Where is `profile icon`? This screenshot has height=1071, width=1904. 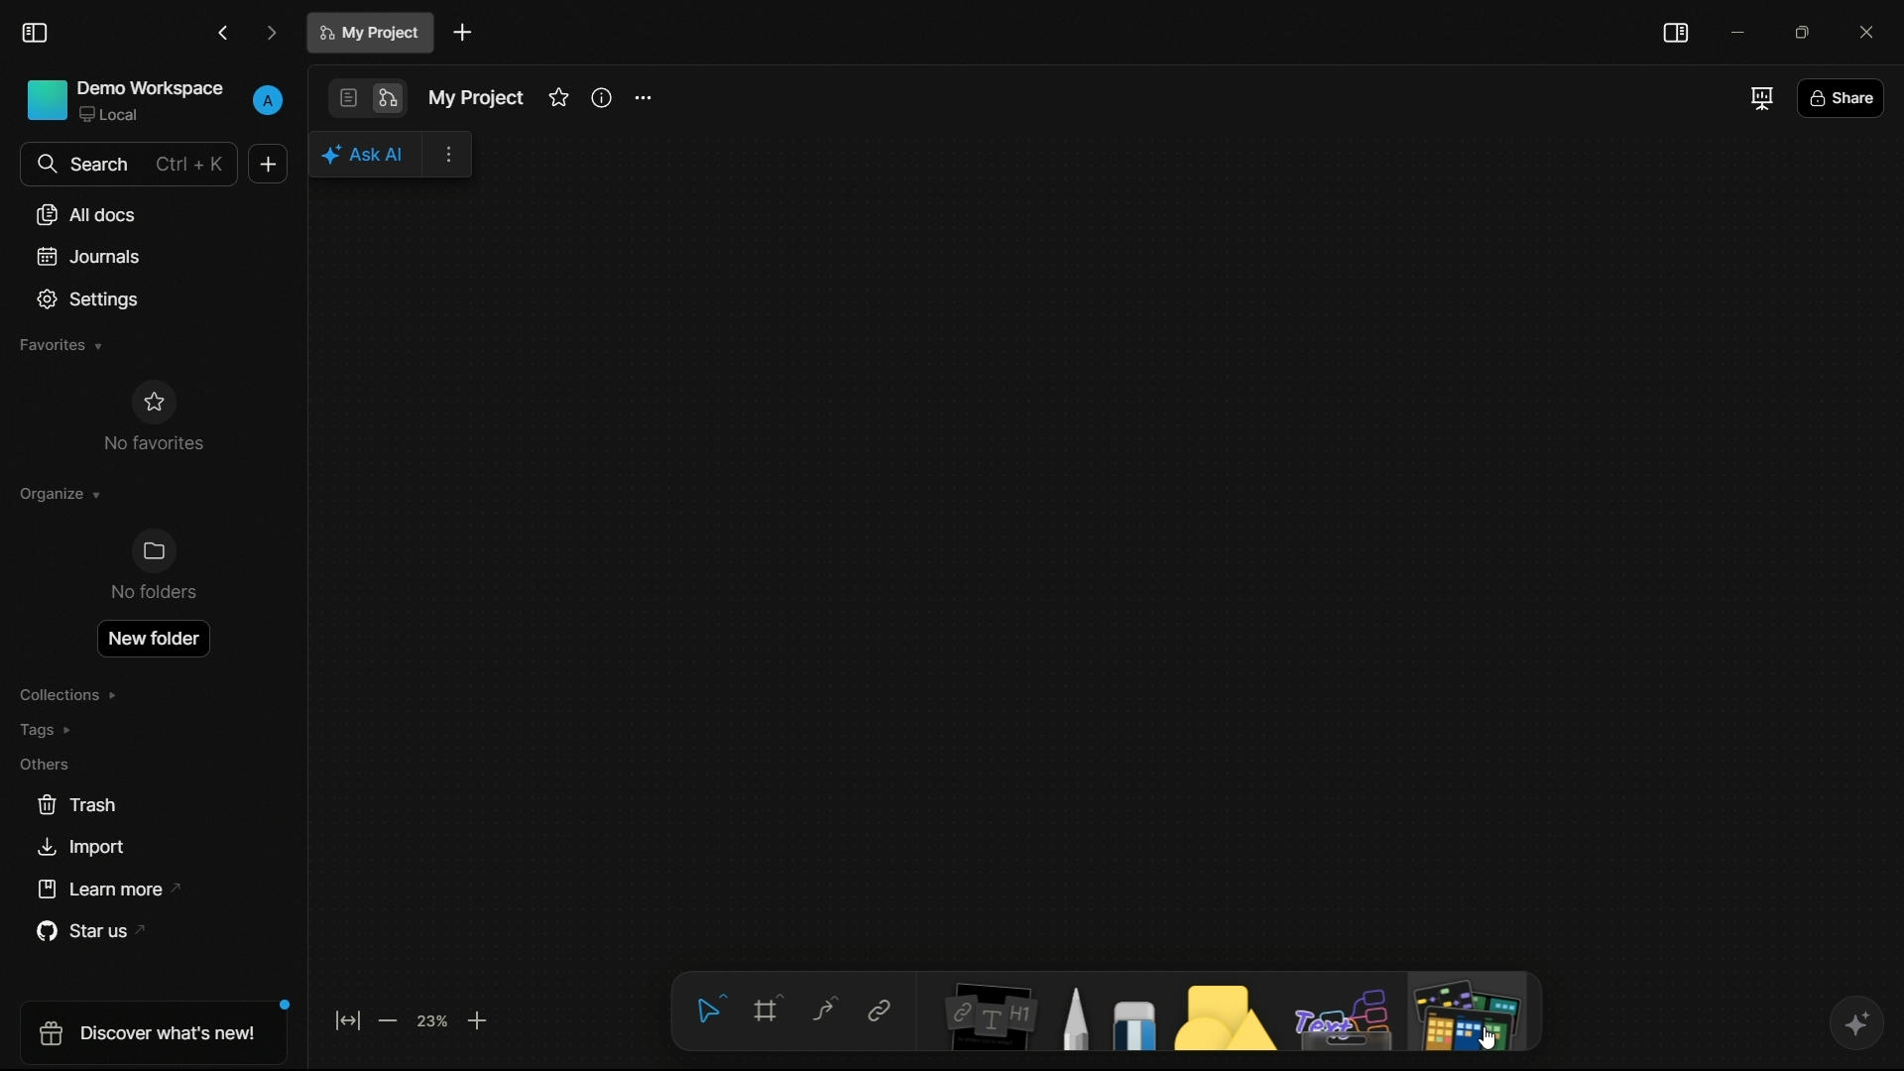
profile icon is located at coordinates (270, 97).